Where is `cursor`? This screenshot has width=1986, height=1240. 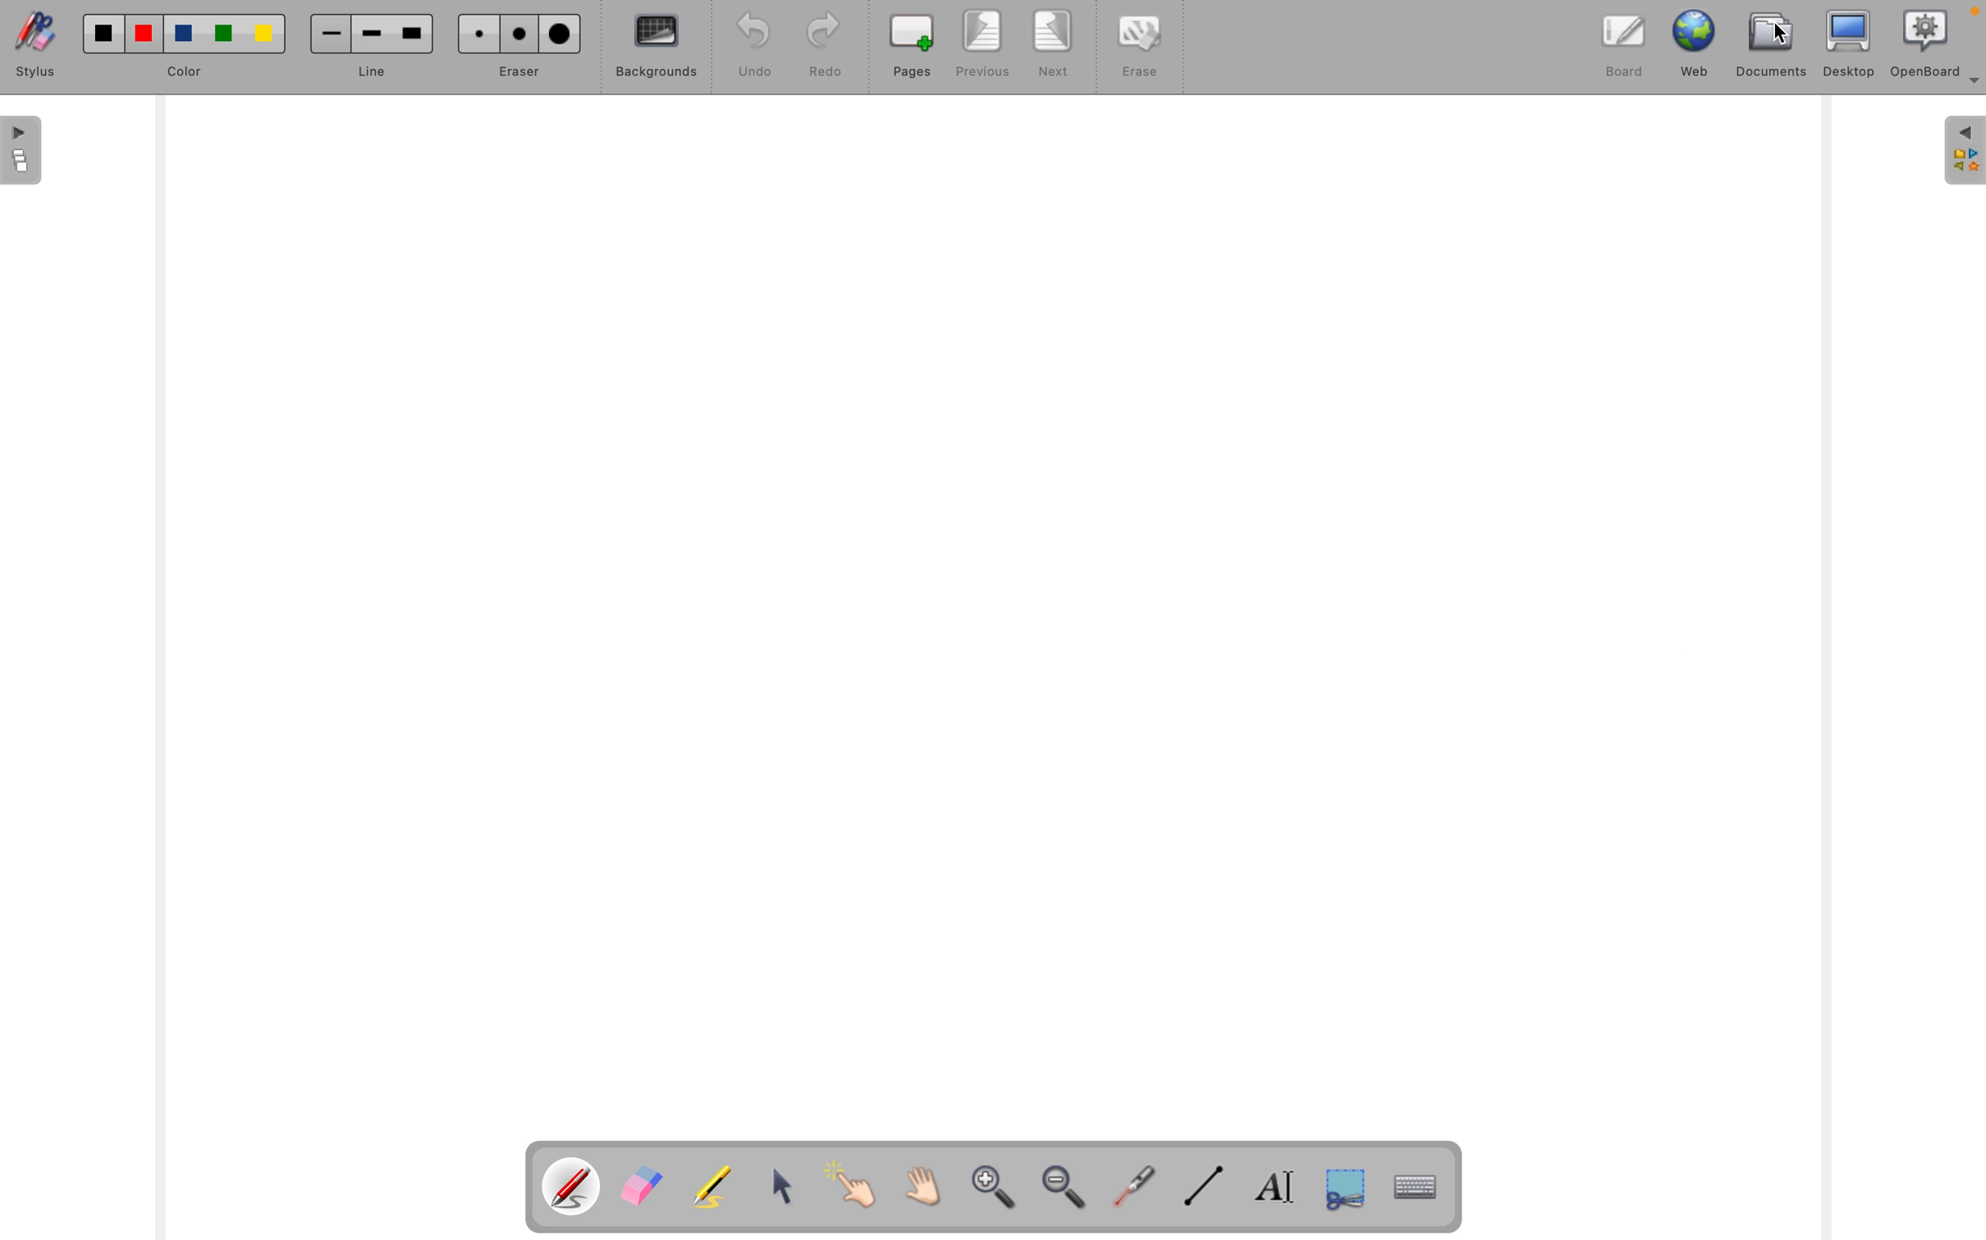 cursor is located at coordinates (1784, 36).